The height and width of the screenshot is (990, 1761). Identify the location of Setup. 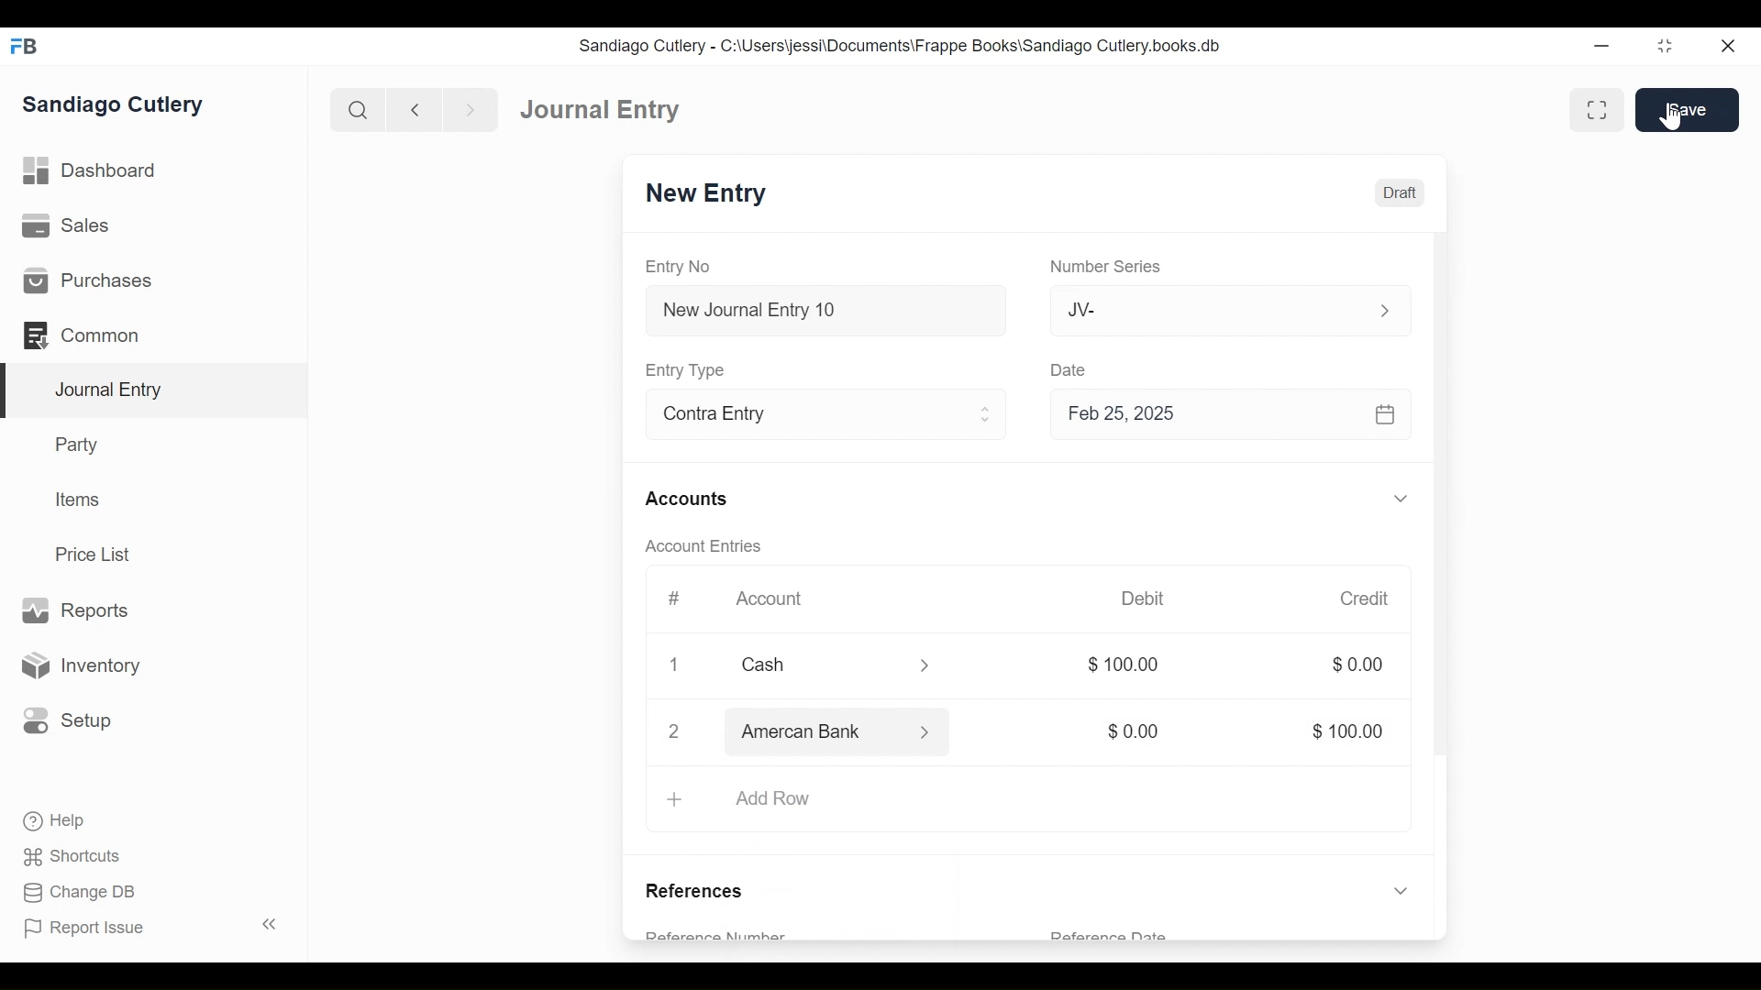
(68, 719).